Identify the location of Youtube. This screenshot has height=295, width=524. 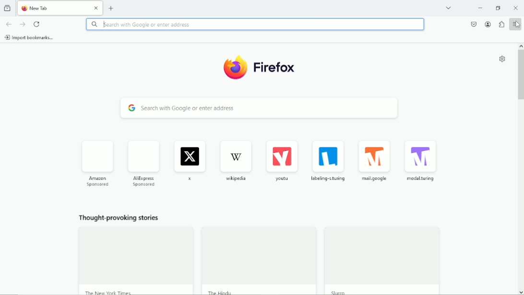
(283, 161).